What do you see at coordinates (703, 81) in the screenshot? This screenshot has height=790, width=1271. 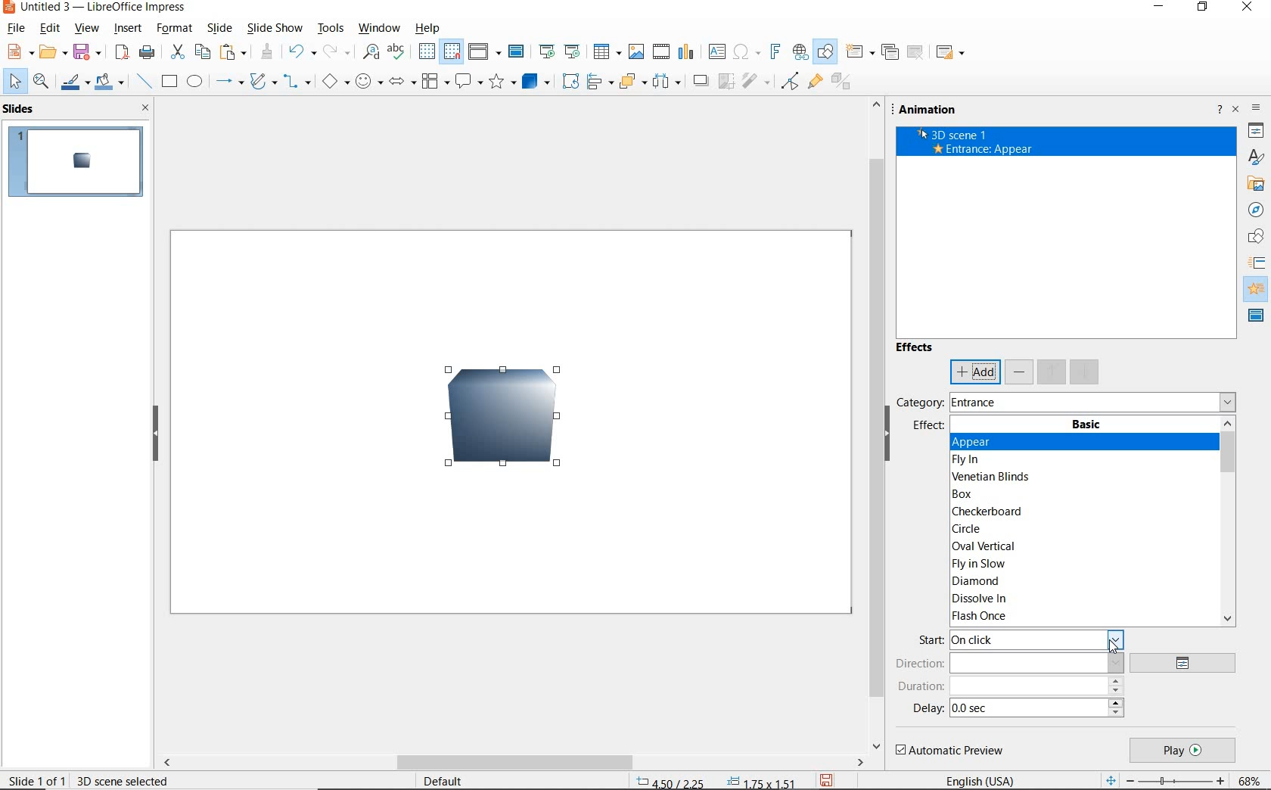 I see `shadow` at bounding box center [703, 81].